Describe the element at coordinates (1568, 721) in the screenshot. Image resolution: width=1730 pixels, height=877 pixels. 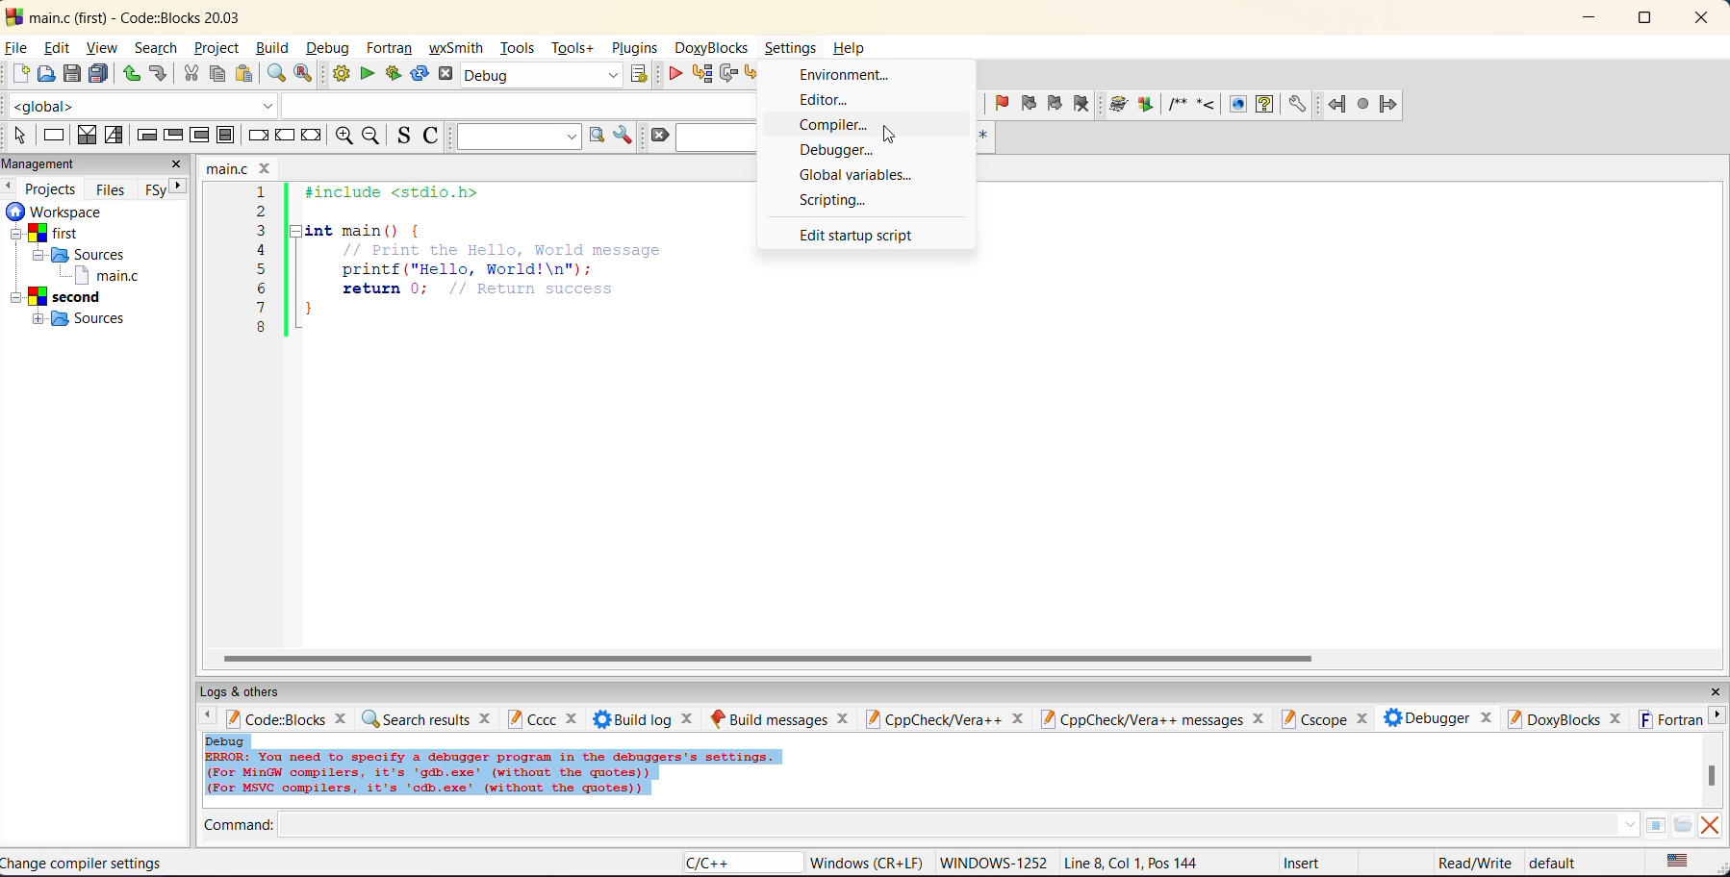
I see `doxyblocks` at that location.